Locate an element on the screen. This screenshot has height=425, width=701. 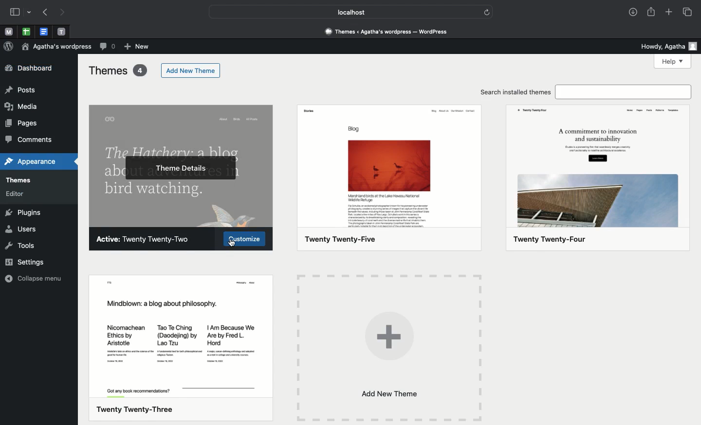
Active: twenty twenty-two is located at coordinates (144, 239).